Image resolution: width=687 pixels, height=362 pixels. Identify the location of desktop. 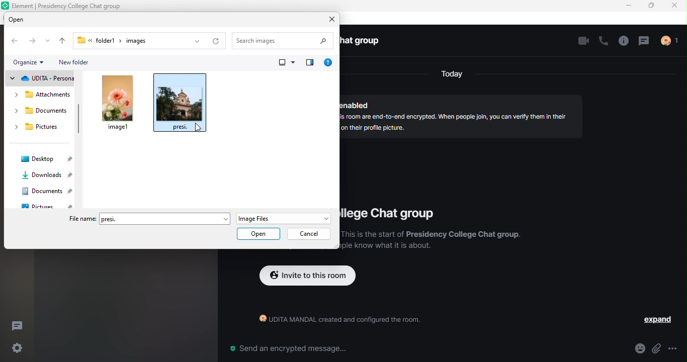
(43, 160).